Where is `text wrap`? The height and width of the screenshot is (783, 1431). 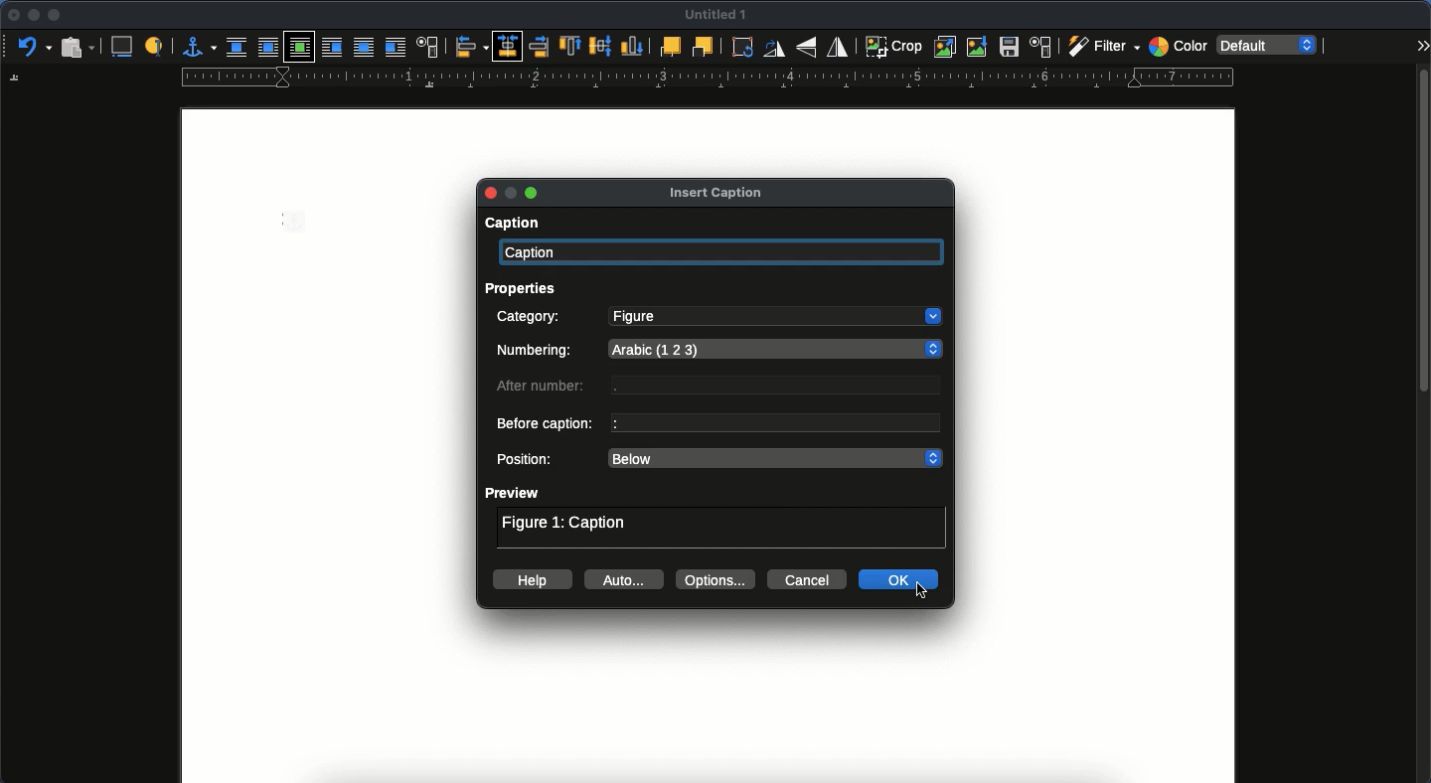 text wrap is located at coordinates (428, 47).